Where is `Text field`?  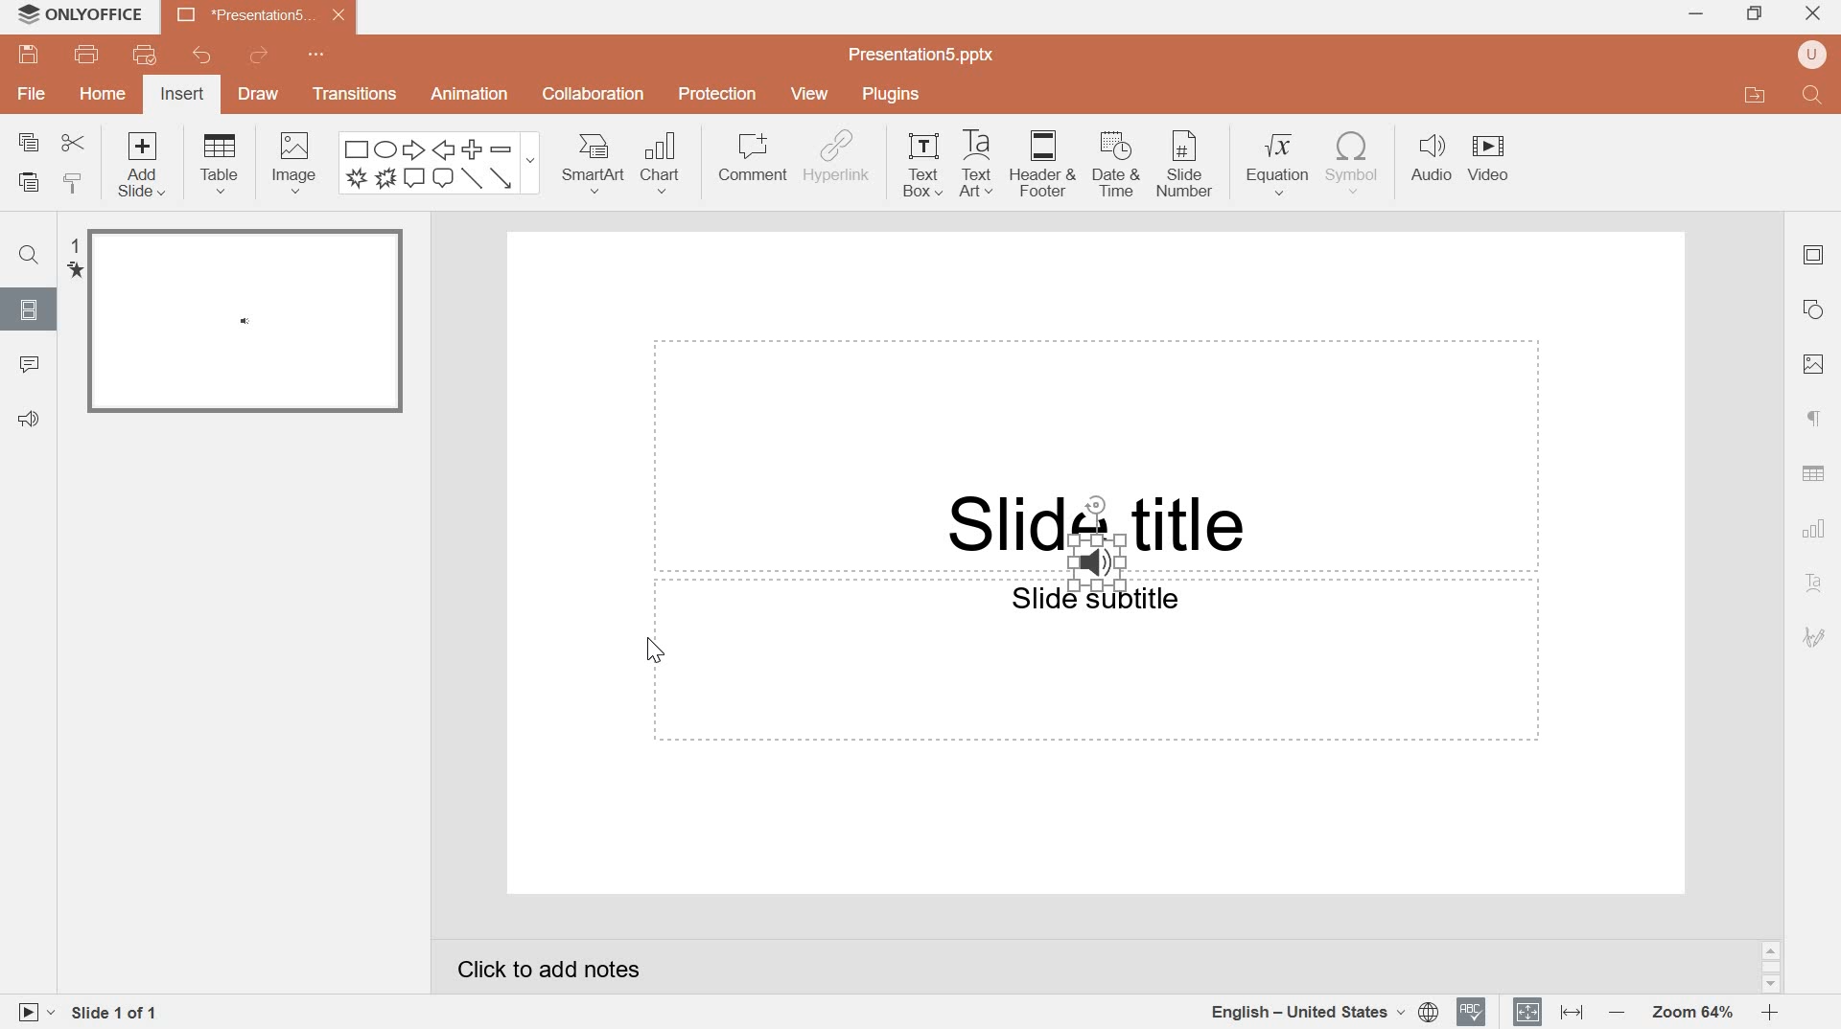 Text field is located at coordinates (1097, 664).